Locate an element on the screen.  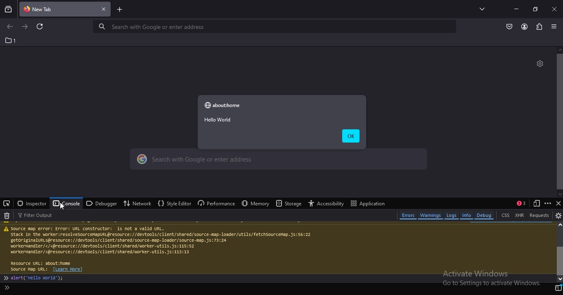
text is located at coordinates (277, 247).